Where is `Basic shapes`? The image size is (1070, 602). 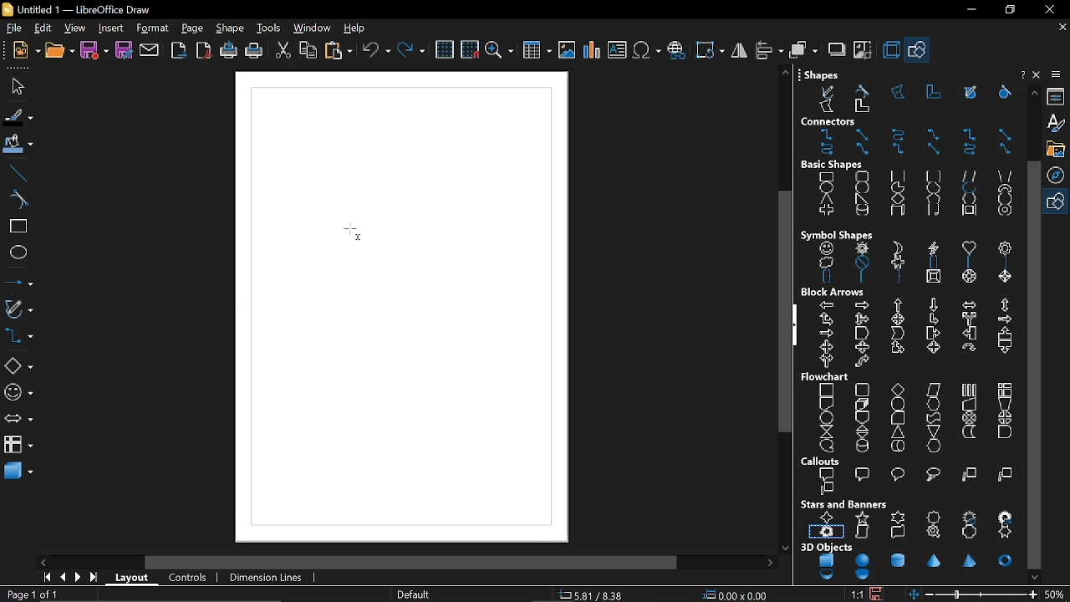
Basic shapes is located at coordinates (908, 189).